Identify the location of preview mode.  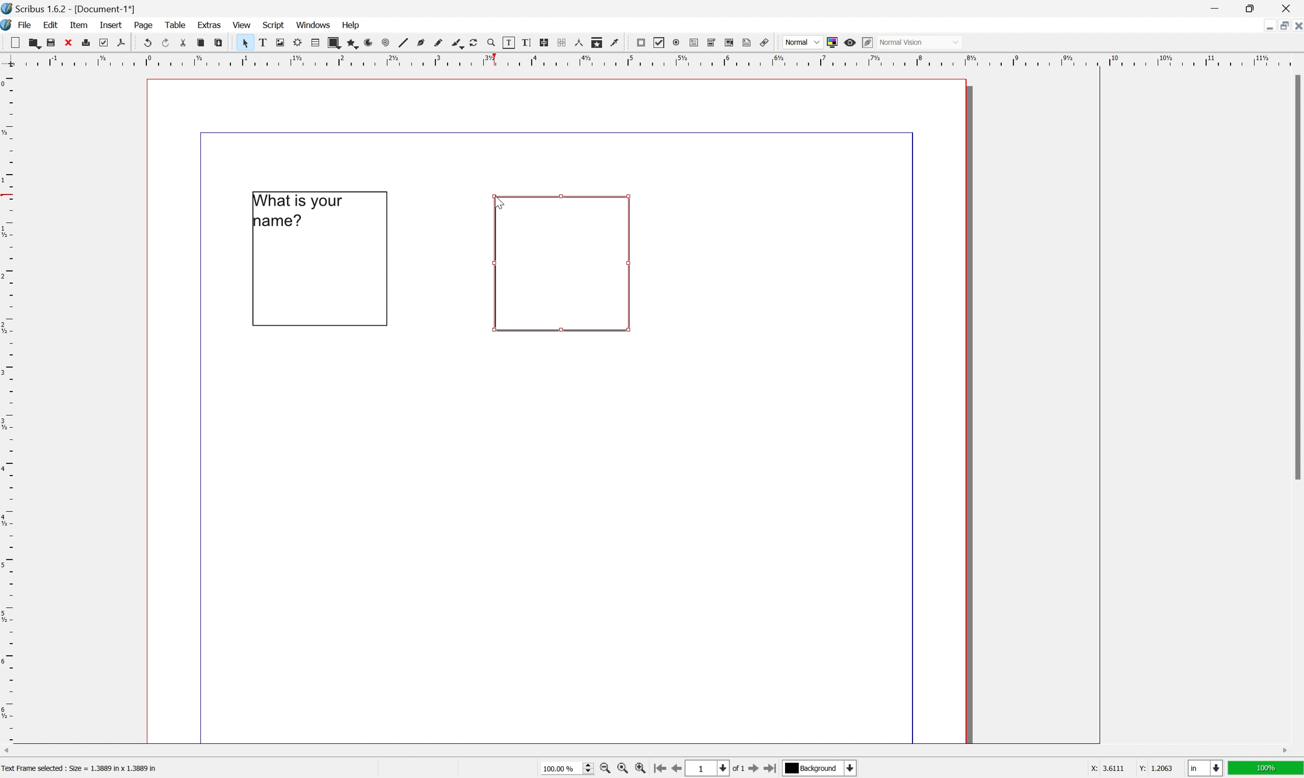
(849, 42).